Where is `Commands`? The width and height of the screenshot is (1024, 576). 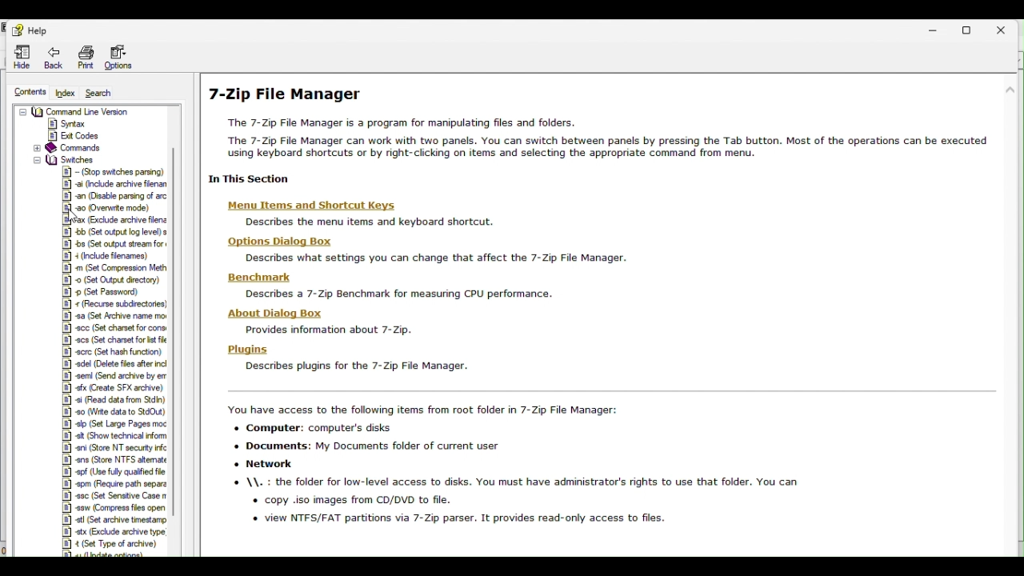 Commands is located at coordinates (91, 148).